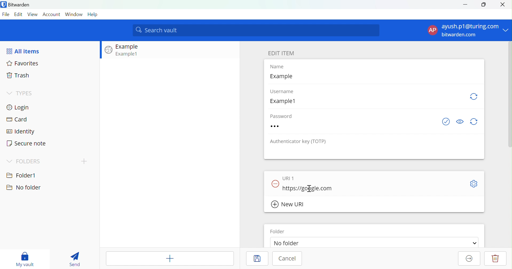 This screenshot has width=512, height=269. Describe the element at coordinates (471, 26) in the screenshot. I see `ayush.p1@turing.com` at that location.